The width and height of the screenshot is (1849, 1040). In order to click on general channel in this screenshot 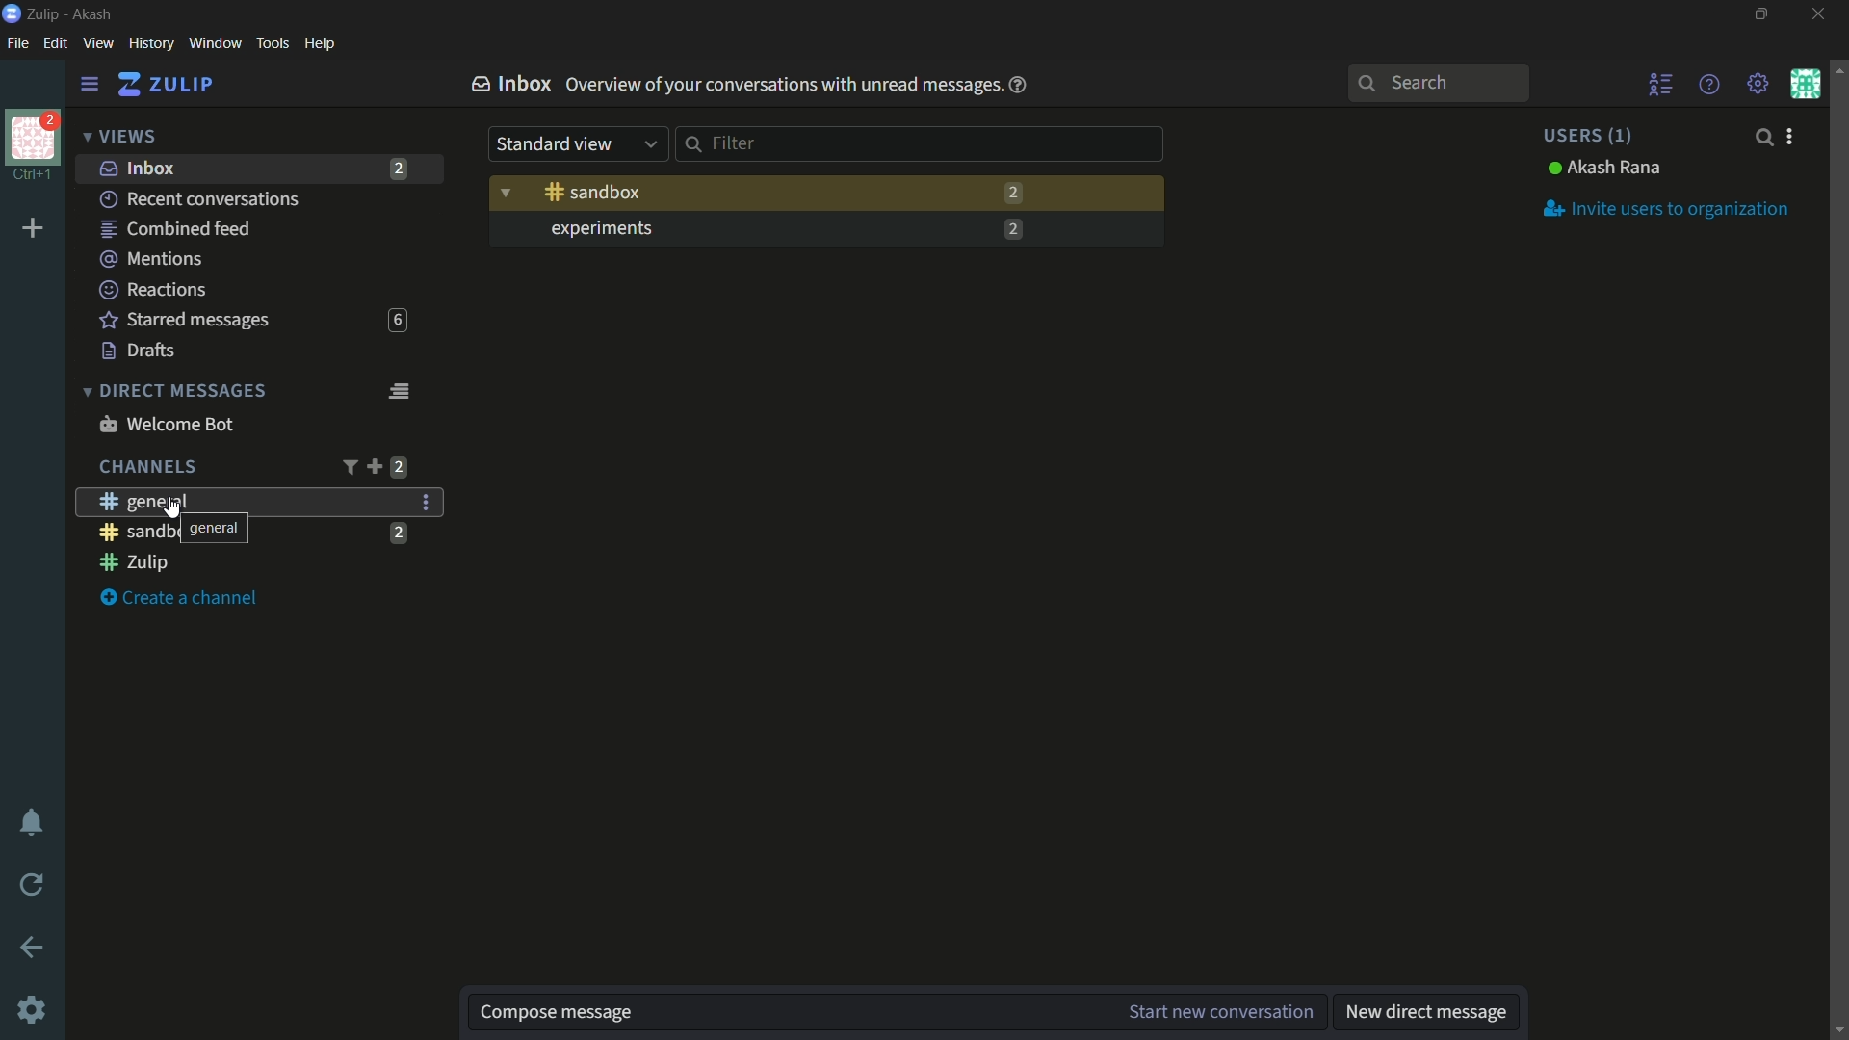, I will do `click(142, 501)`.